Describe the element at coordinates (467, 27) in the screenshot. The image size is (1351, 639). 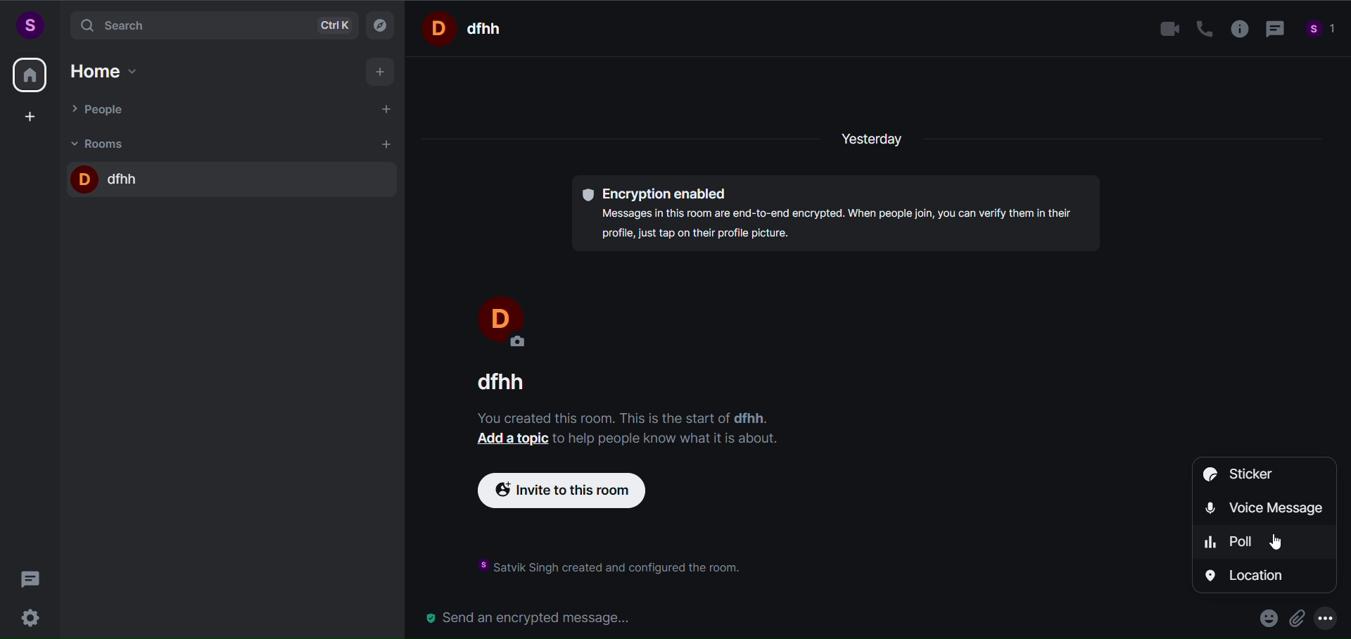
I see `room name` at that location.